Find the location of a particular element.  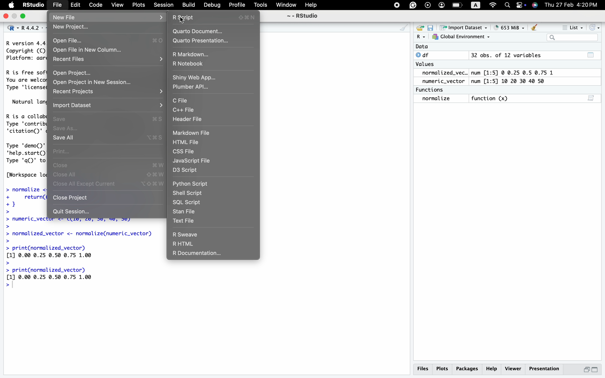

Data is located at coordinates (422, 47).